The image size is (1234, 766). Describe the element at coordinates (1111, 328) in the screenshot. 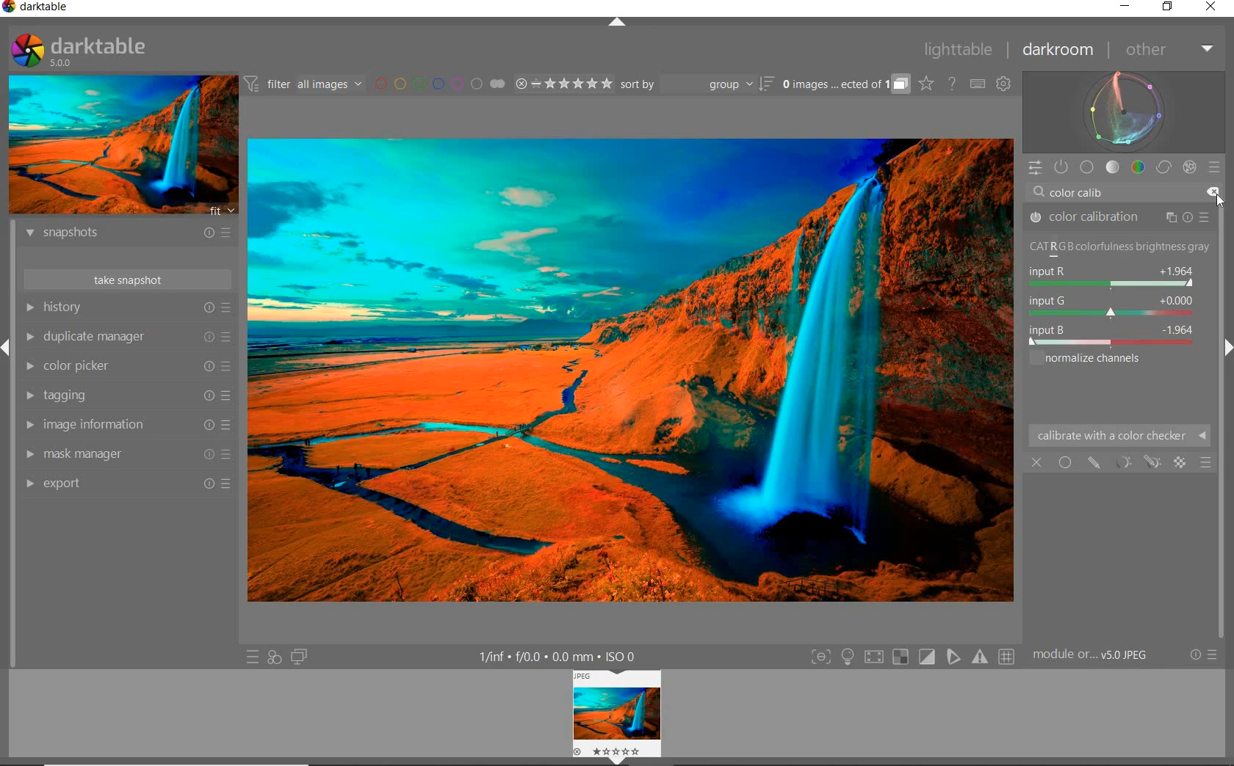

I see `INPUT B` at that location.